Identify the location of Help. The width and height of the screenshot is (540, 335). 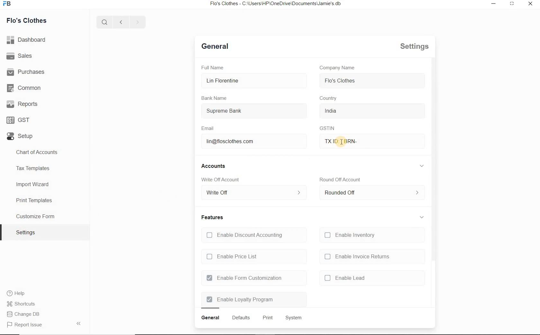
(18, 293).